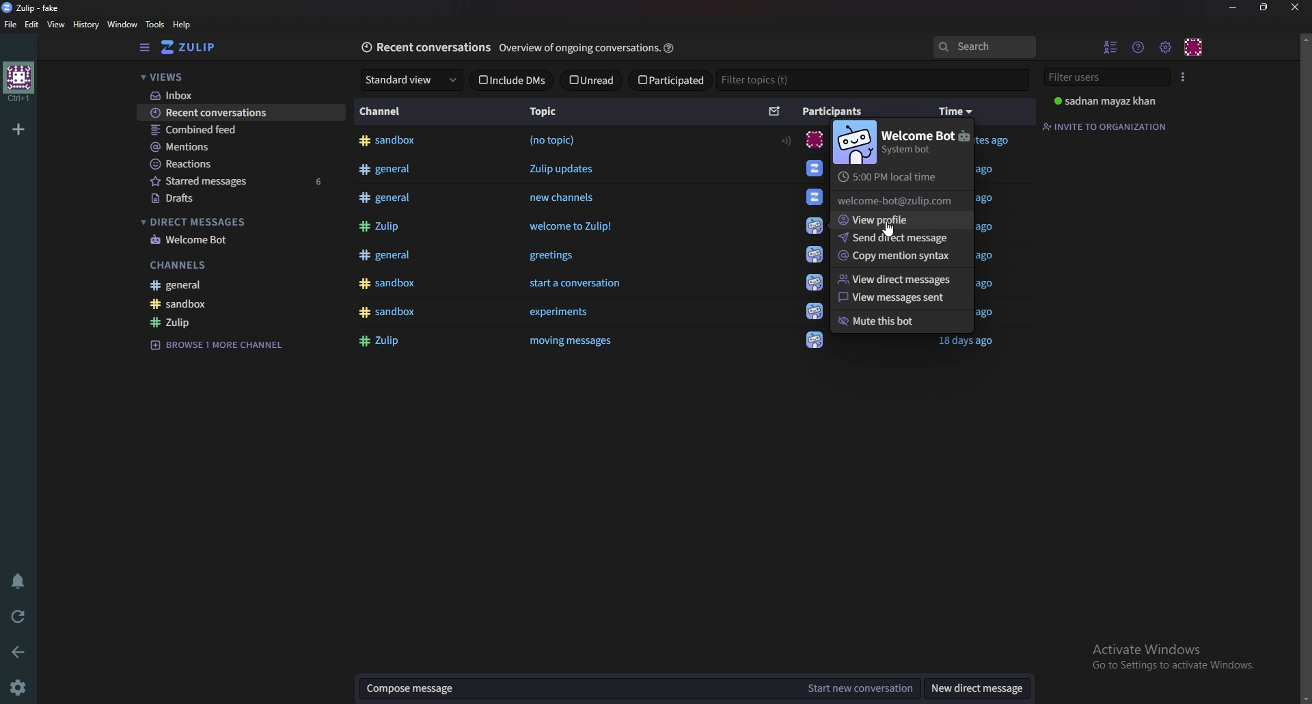  I want to click on unread, so click(591, 79).